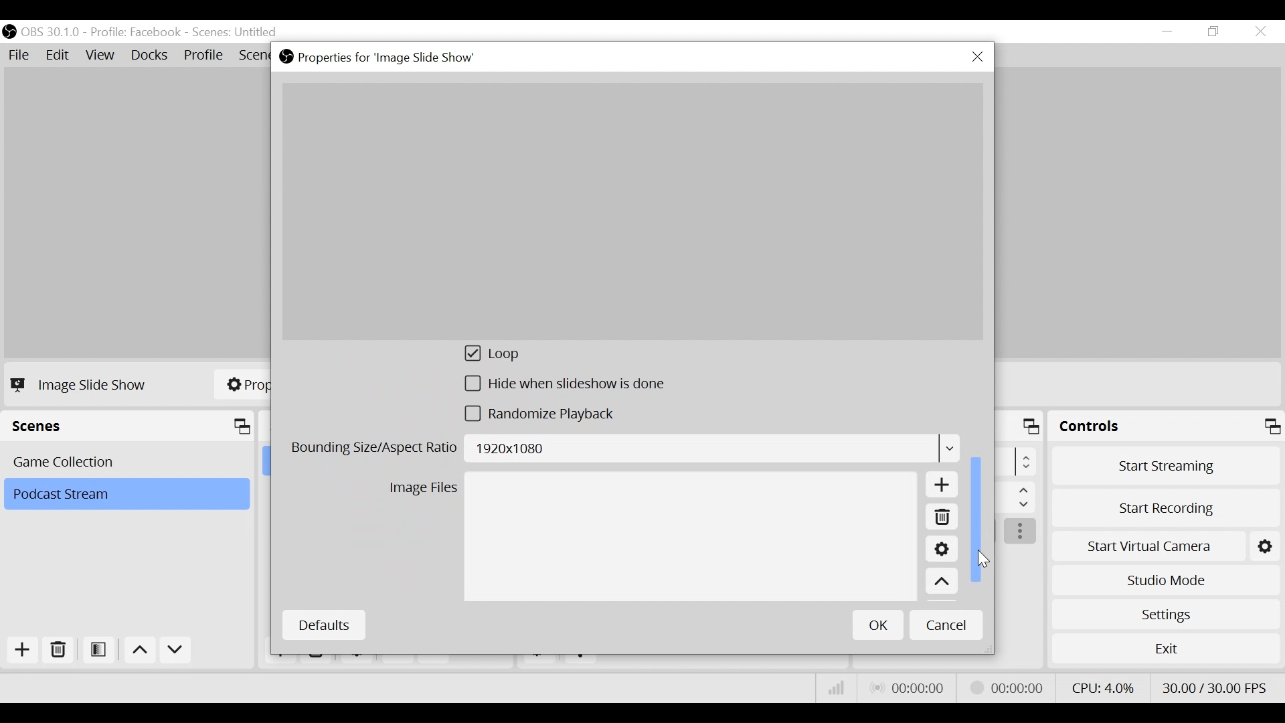 The height and width of the screenshot is (723, 1285). What do you see at coordinates (946, 624) in the screenshot?
I see `Cancel` at bounding box center [946, 624].